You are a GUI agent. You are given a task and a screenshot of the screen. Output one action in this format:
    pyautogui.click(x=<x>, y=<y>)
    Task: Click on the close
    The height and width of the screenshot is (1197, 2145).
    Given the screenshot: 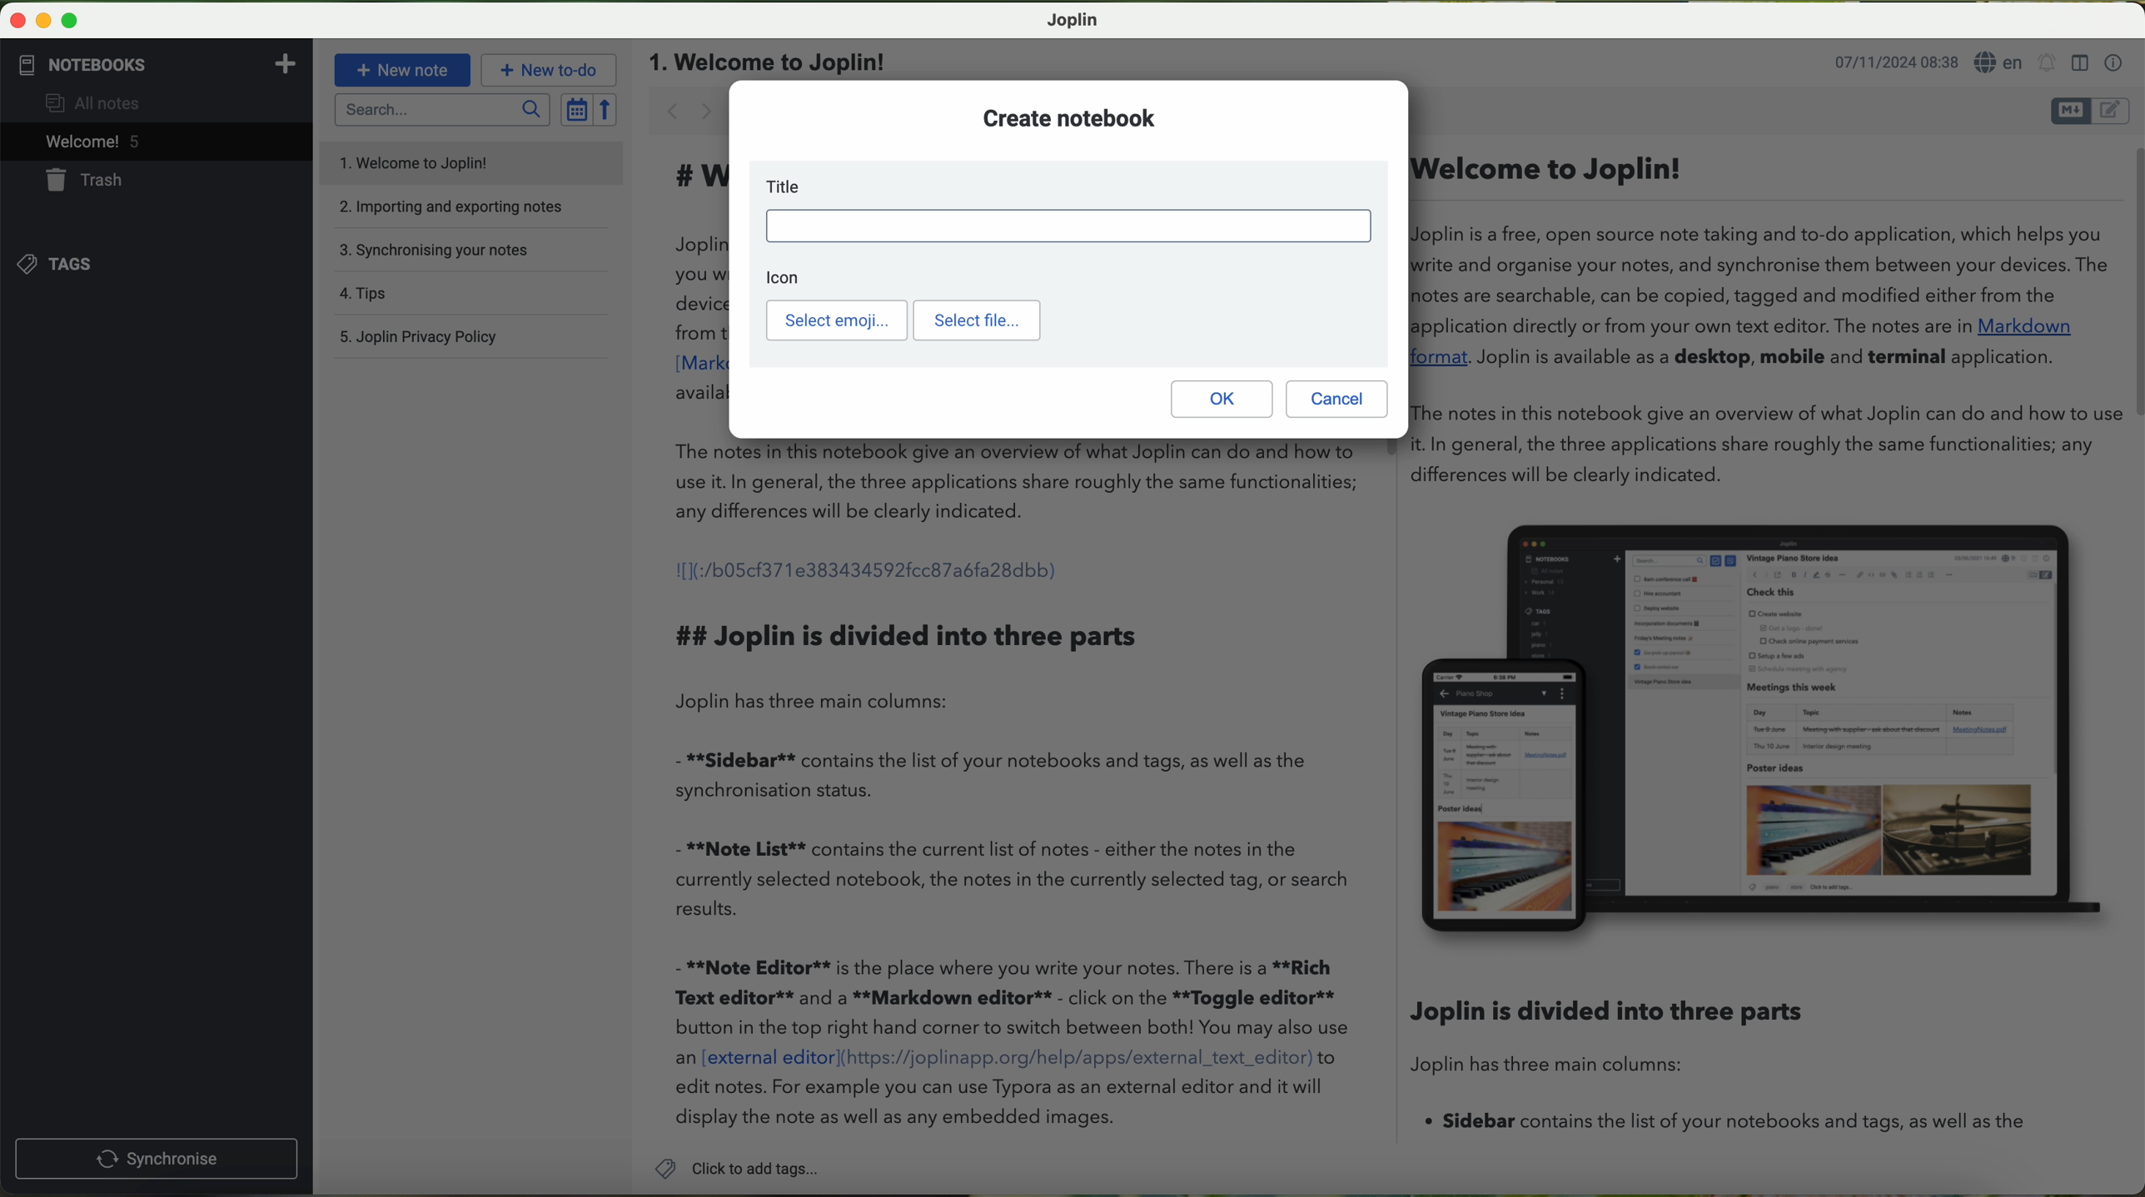 What is the action you would take?
    pyautogui.click(x=19, y=21)
    